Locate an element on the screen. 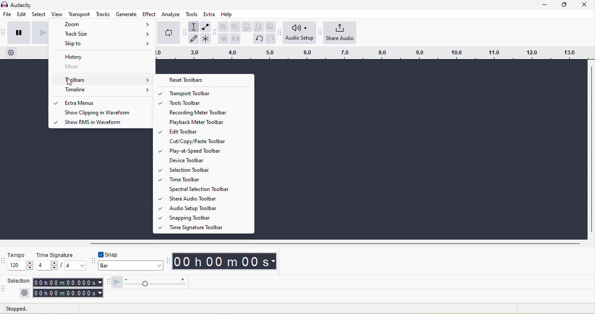  audacity transport toolbar is located at coordinates (4, 33).